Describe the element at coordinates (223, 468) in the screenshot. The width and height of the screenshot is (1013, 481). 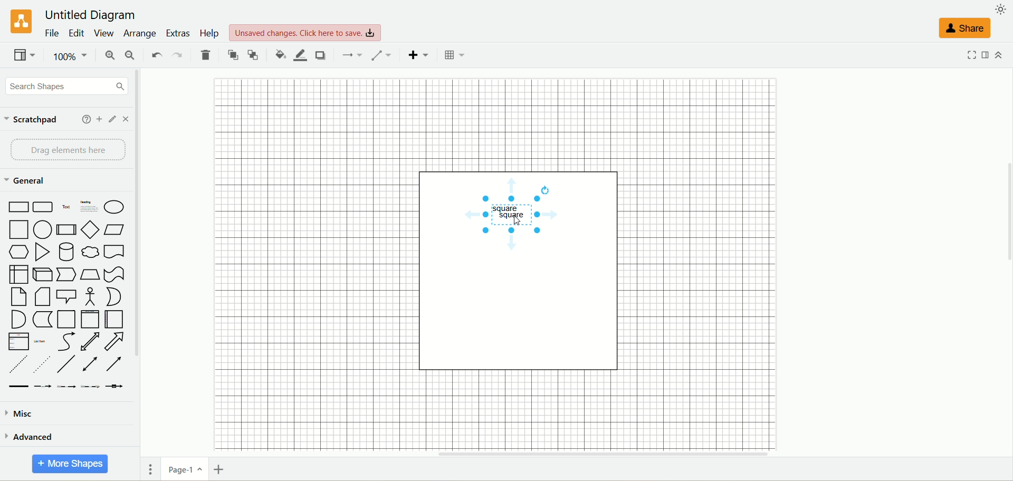
I see `insert page` at that location.